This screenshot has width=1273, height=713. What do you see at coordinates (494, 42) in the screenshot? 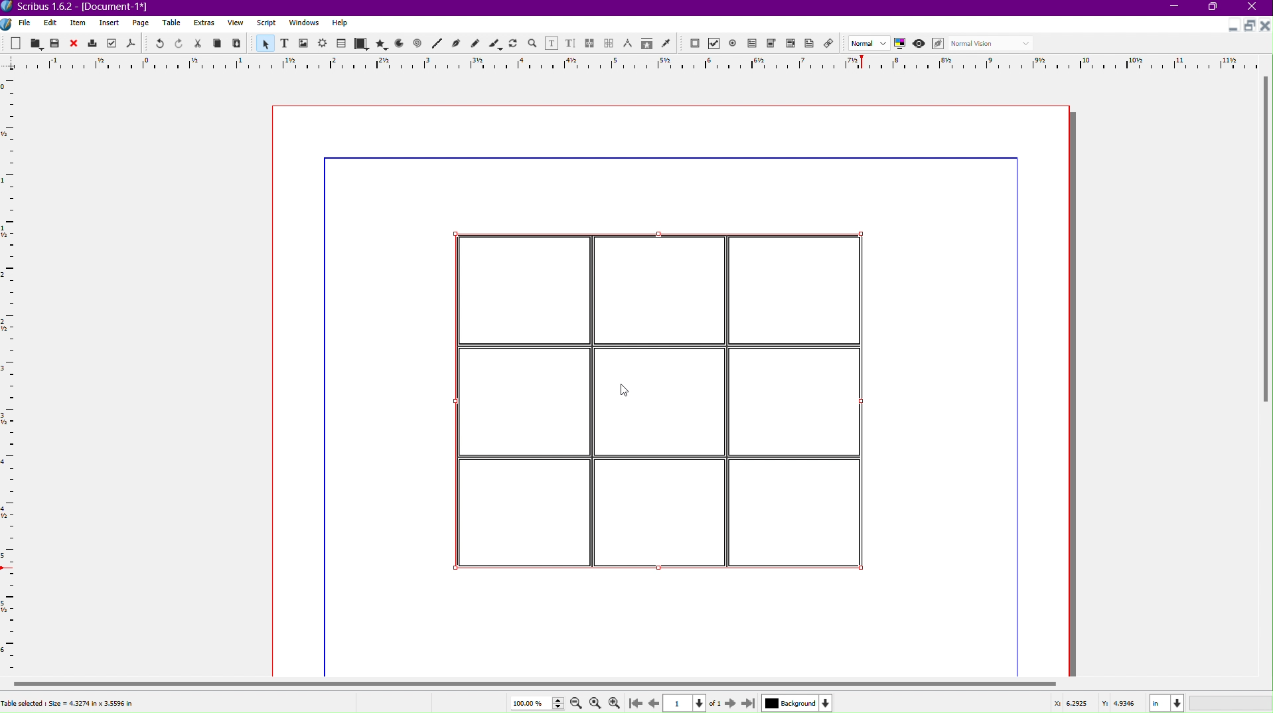
I see `Calligraphic Line` at bounding box center [494, 42].